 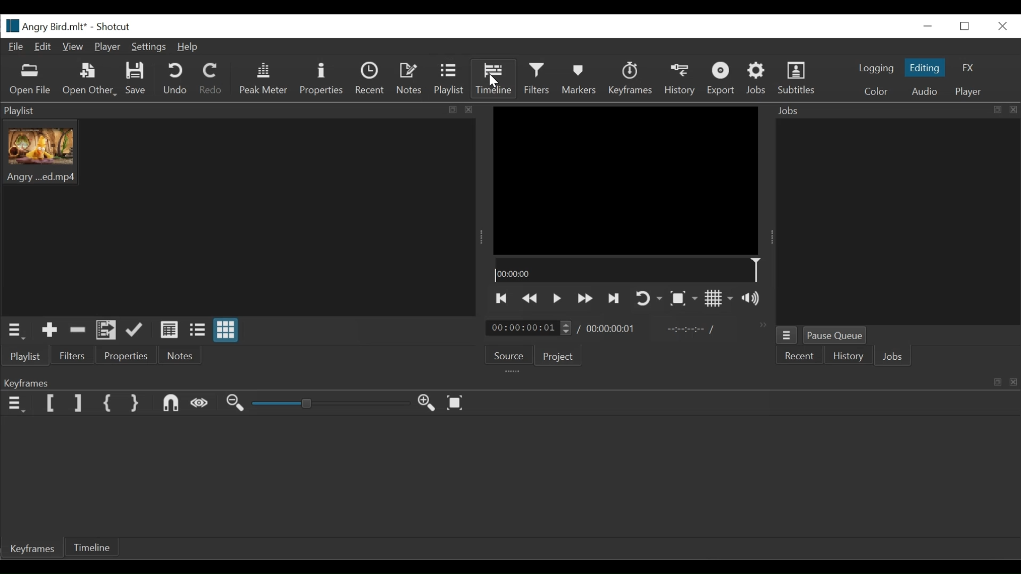 I want to click on Peak Meter, so click(x=262, y=79).